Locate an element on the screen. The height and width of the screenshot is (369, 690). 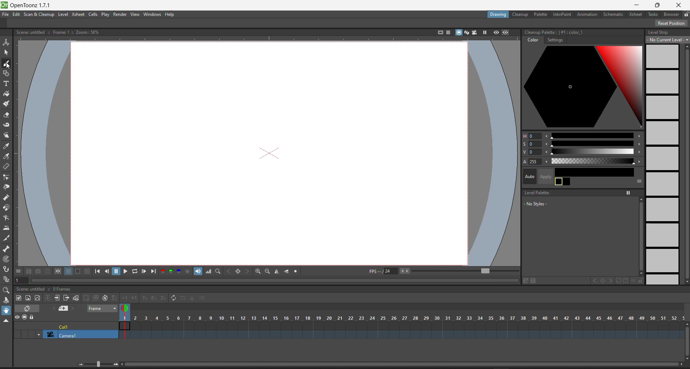
decrease step is located at coordinates (124, 295).